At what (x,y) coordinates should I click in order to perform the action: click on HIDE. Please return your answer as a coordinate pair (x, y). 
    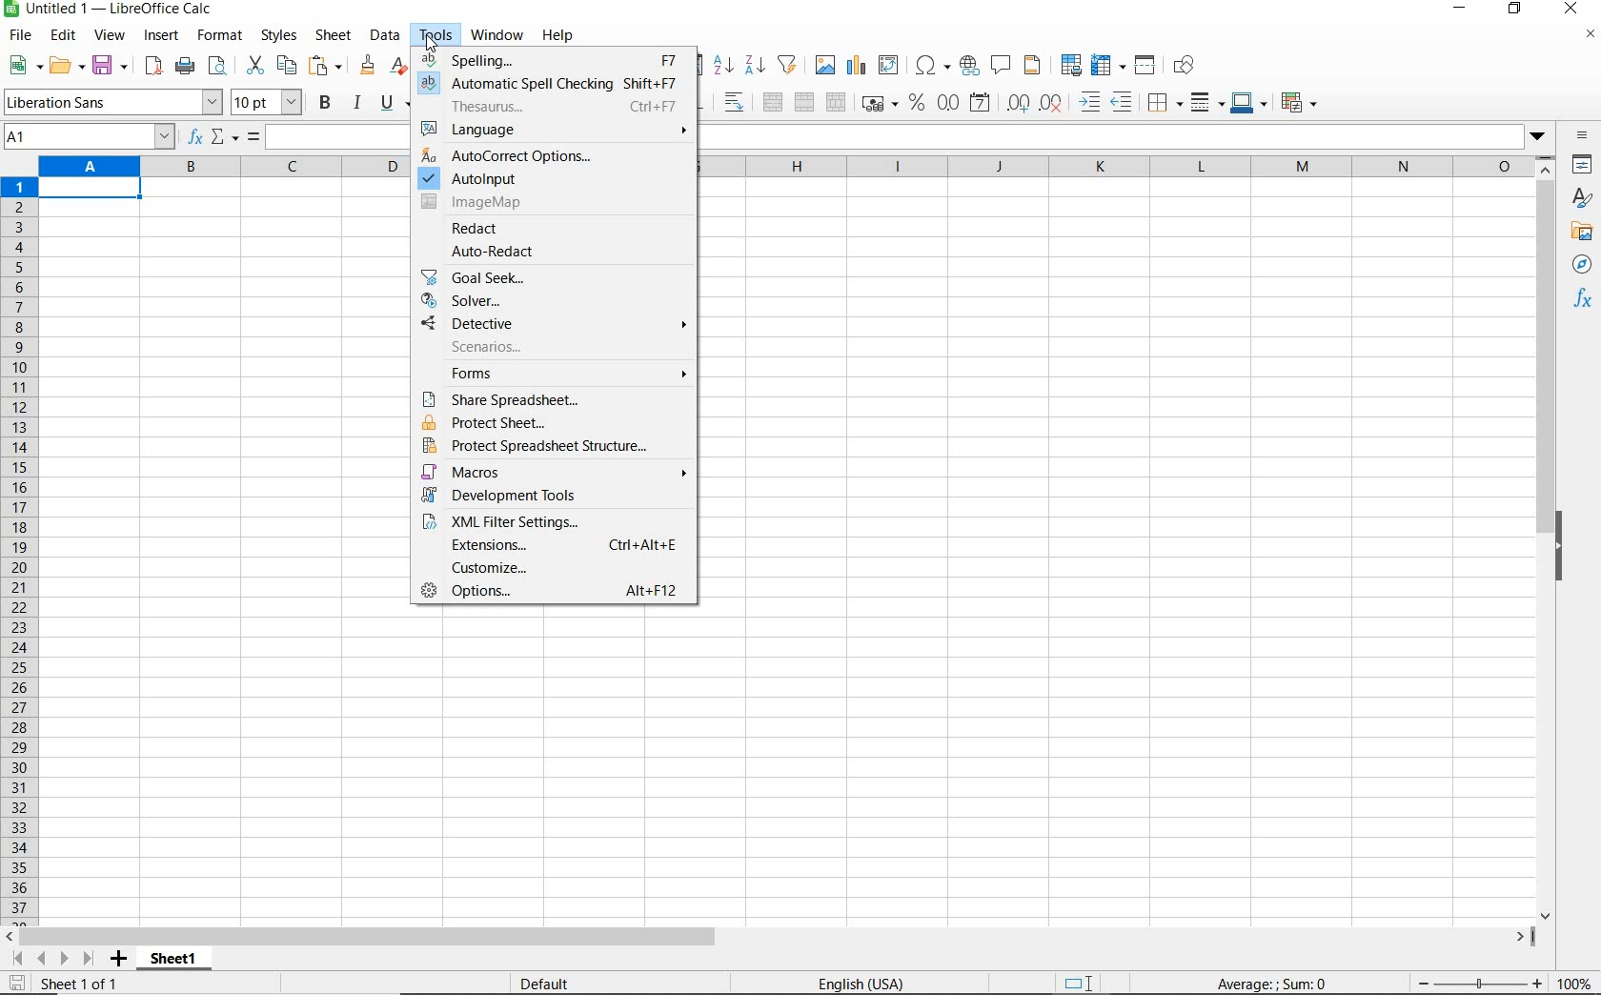
    Looking at the image, I should click on (1559, 546).